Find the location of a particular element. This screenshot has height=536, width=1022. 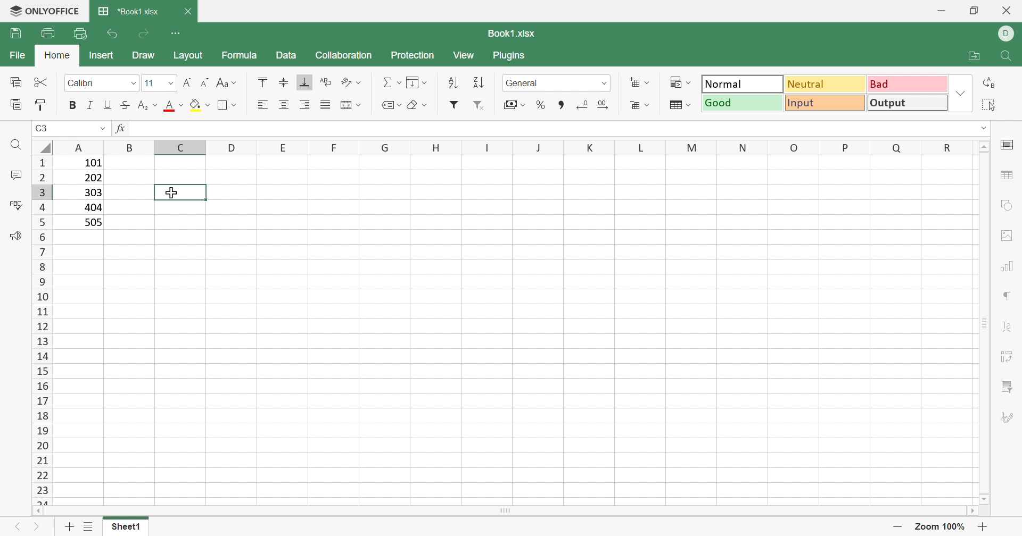

Percent is located at coordinates (542, 106).